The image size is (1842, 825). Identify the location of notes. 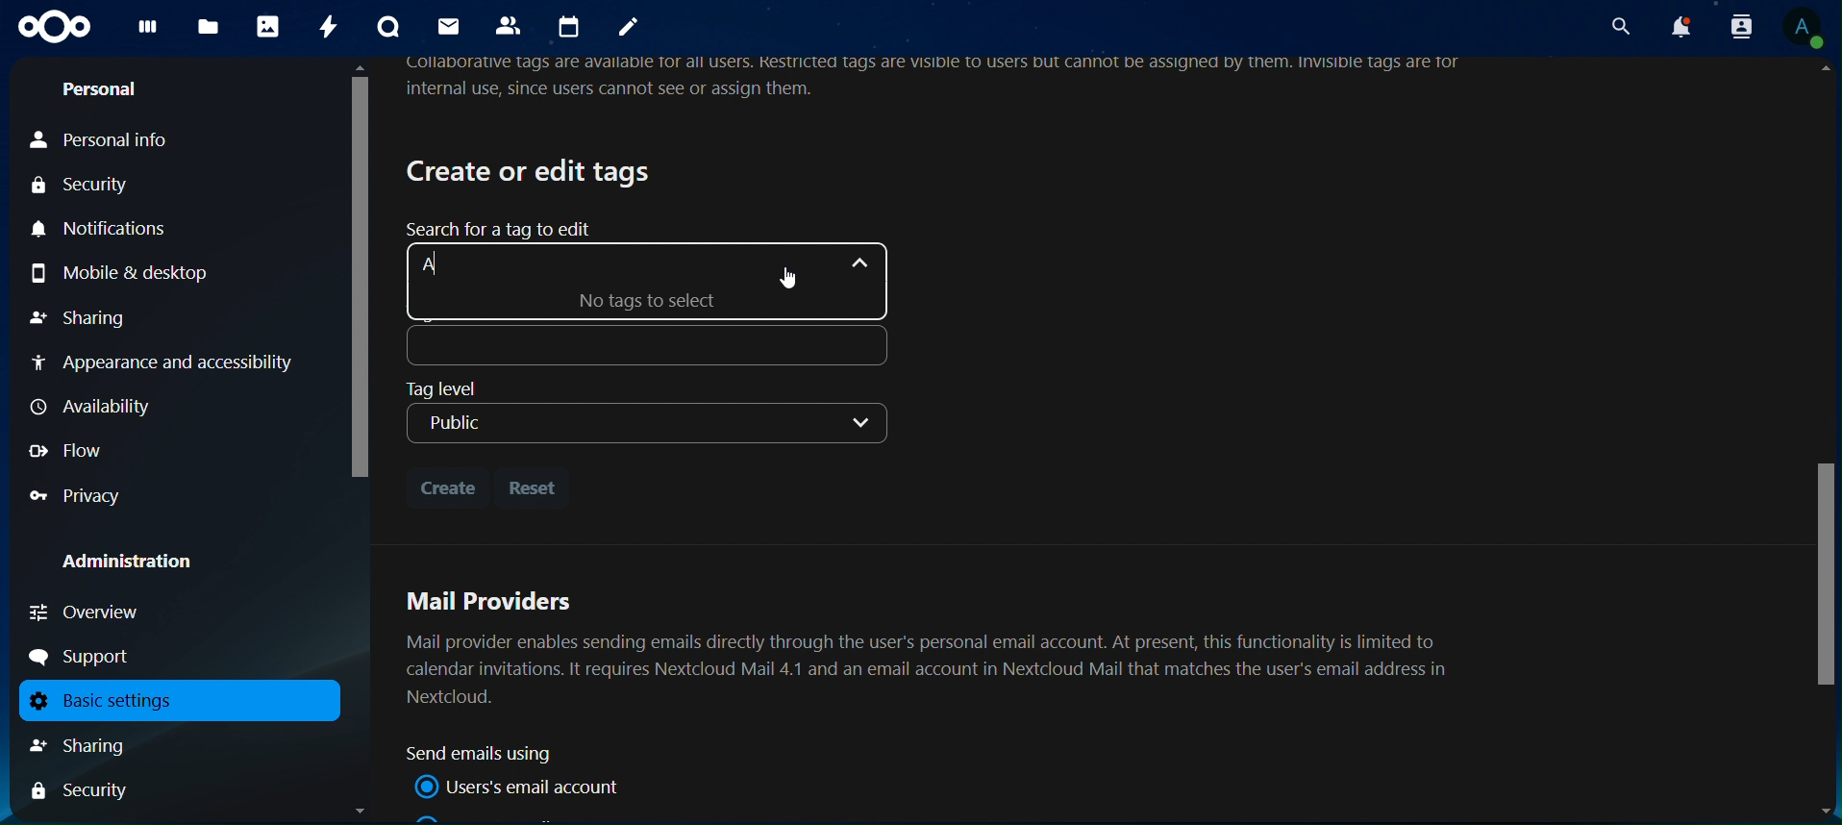
(629, 29).